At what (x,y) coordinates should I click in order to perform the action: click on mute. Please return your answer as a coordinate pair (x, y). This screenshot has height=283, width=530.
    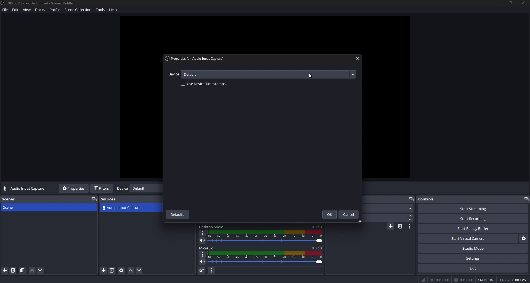
    Looking at the image, I should click on (202, 240).